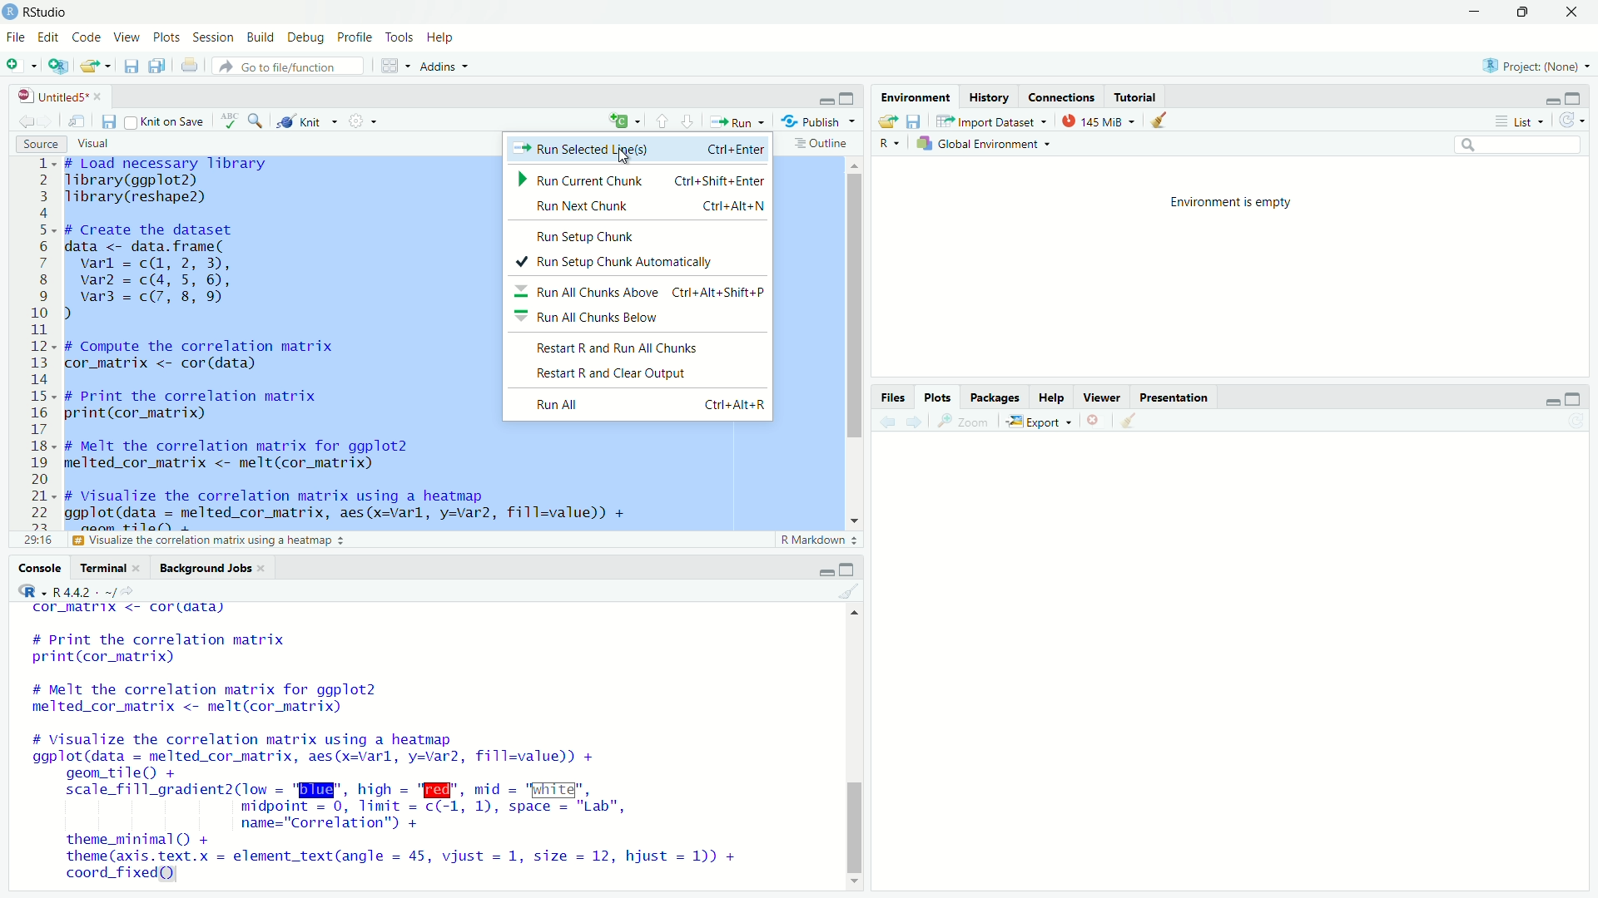 Image resolution: width=1598 pixels, height=898 pixels. I want to click on code, so click(87, 37).